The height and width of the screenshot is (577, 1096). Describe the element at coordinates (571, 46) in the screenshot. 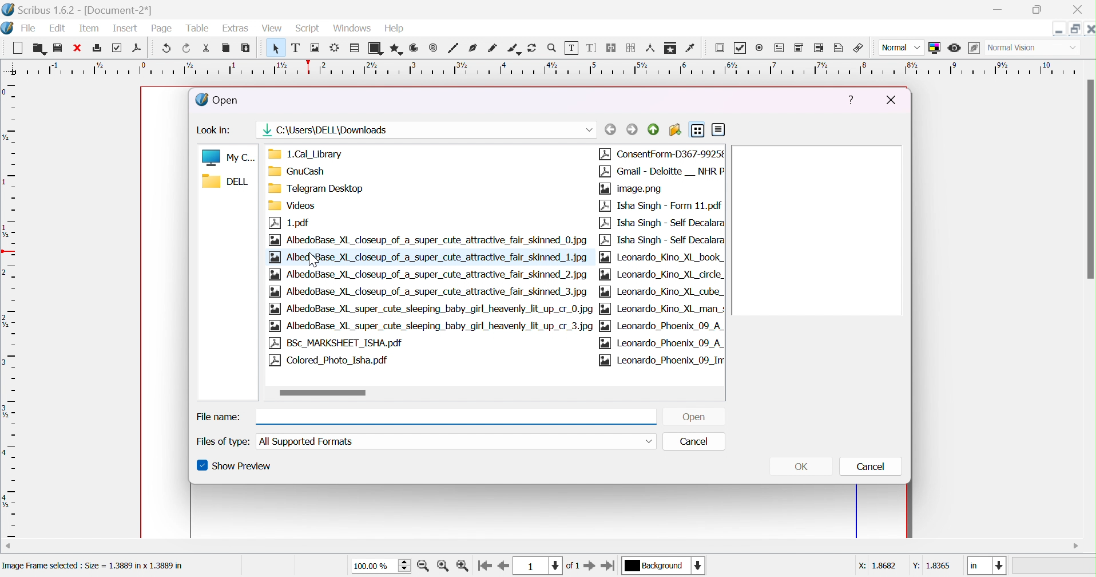

I see `edit contents of frame` at that location.